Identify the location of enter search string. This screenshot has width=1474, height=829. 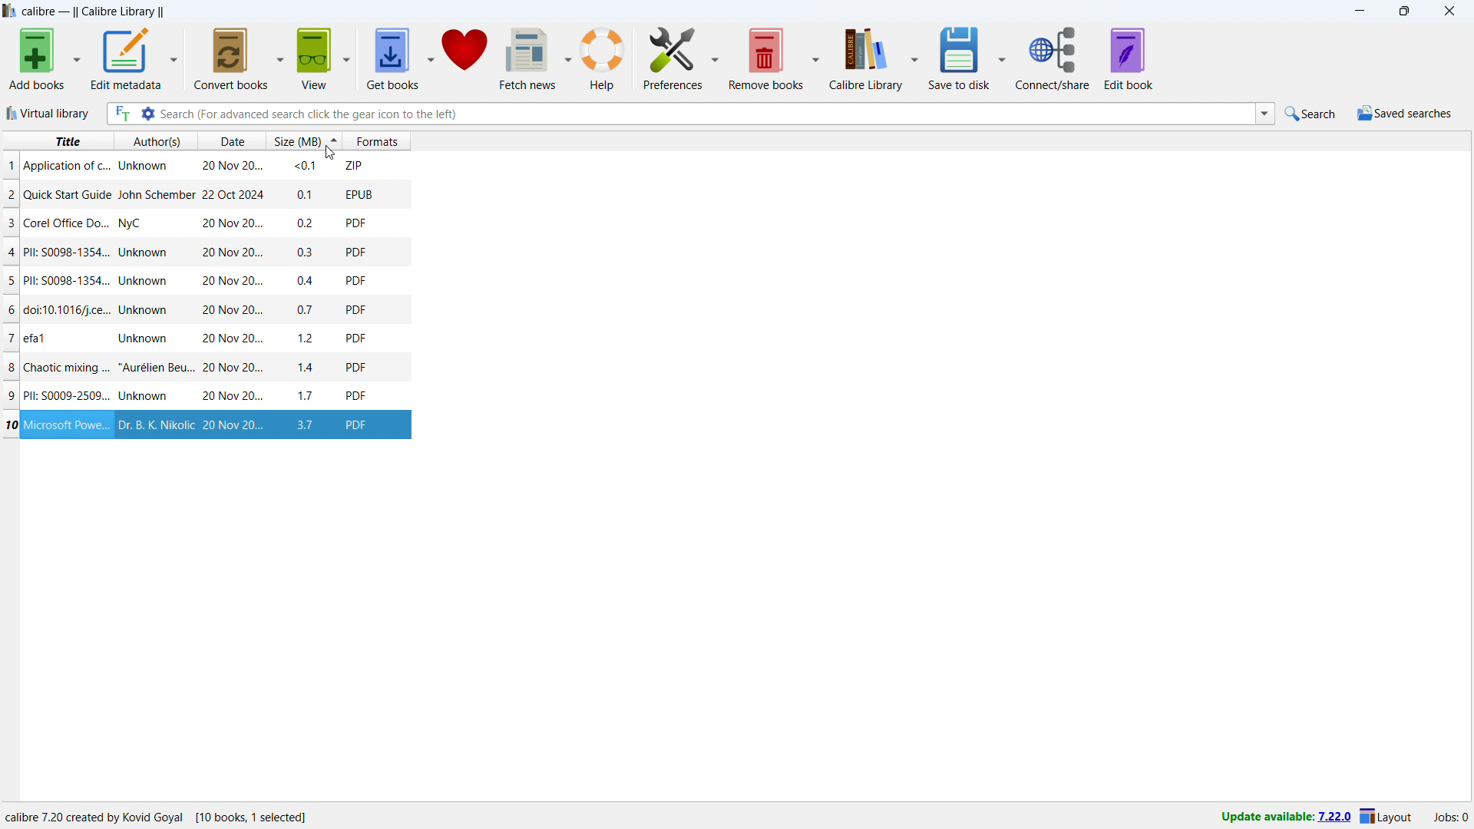
(707, 113).